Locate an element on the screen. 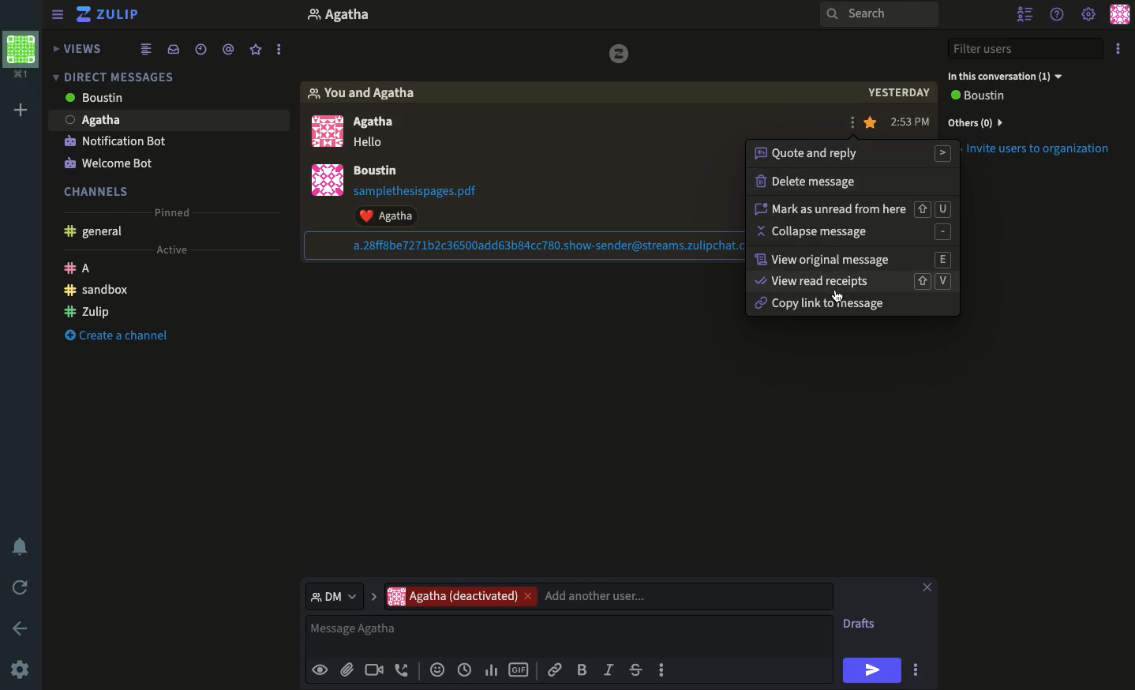 Image resolution: width=1135 pixels, height=690 pixels. Message is located at coordinates (571, 636).